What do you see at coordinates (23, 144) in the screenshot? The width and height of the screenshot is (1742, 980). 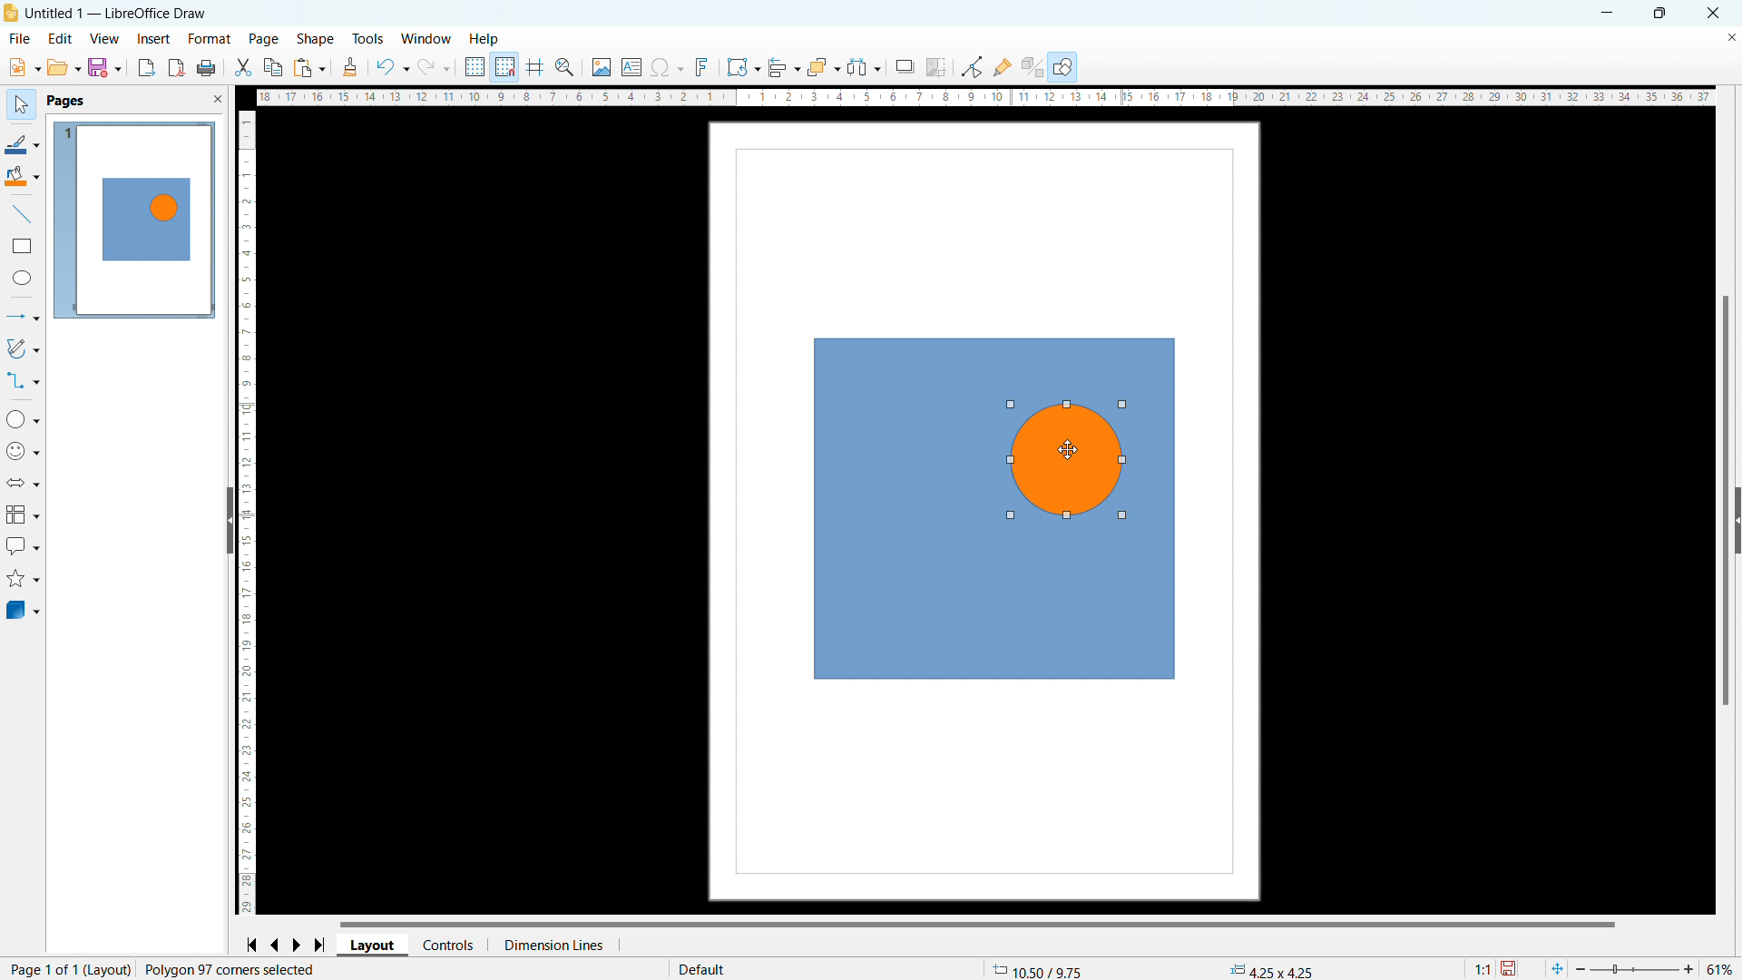 I see `line color` at bounding box center [23, 144].